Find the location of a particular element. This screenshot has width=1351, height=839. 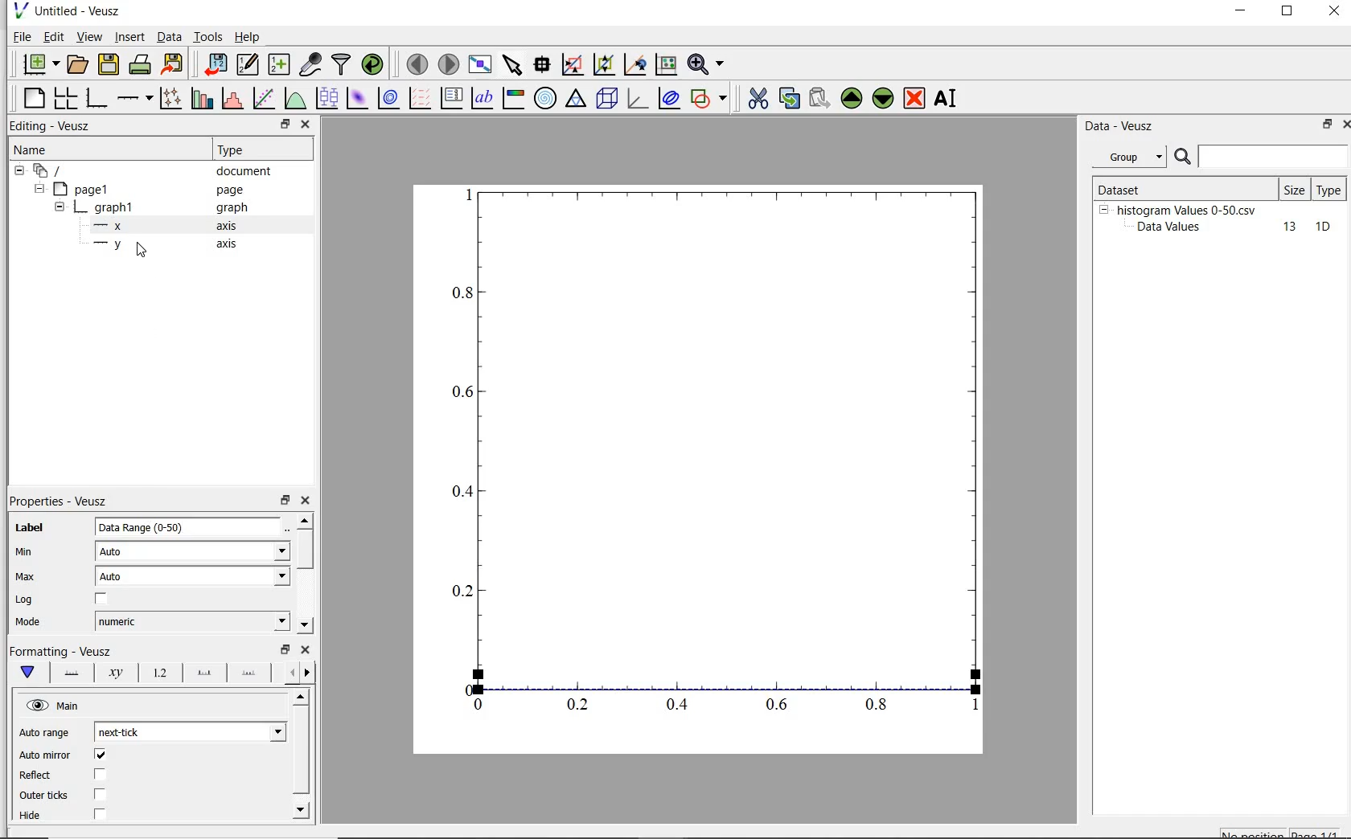

 Data Range (0-50) is located at coordinates (188, 527).